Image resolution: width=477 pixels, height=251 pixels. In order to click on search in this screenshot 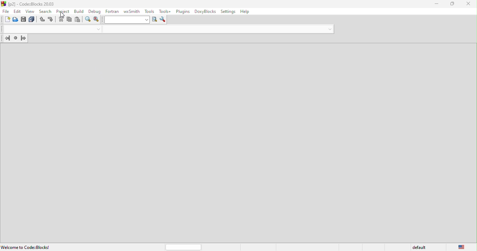, I will do `click(46, 11)`.